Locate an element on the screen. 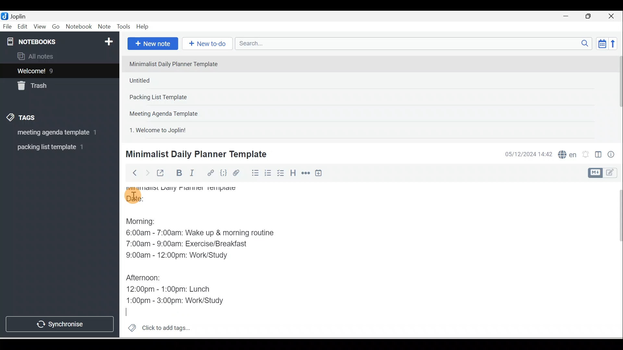  Reverse sort is located at coordinates (615, 43).